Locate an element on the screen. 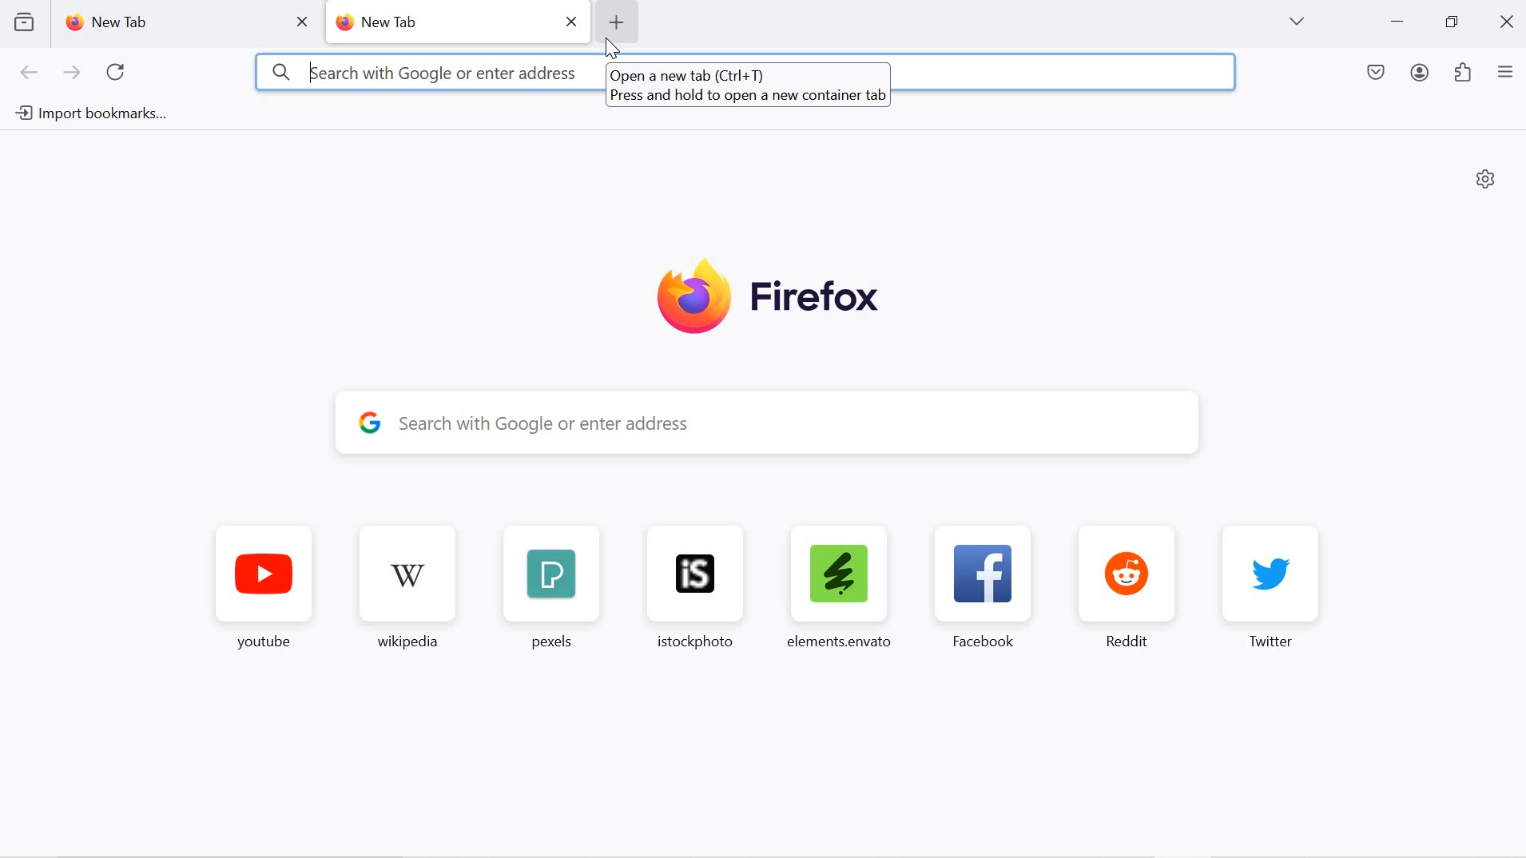 This screenshot has width=1526, height=858. reload is located at coordinates (117, 72).